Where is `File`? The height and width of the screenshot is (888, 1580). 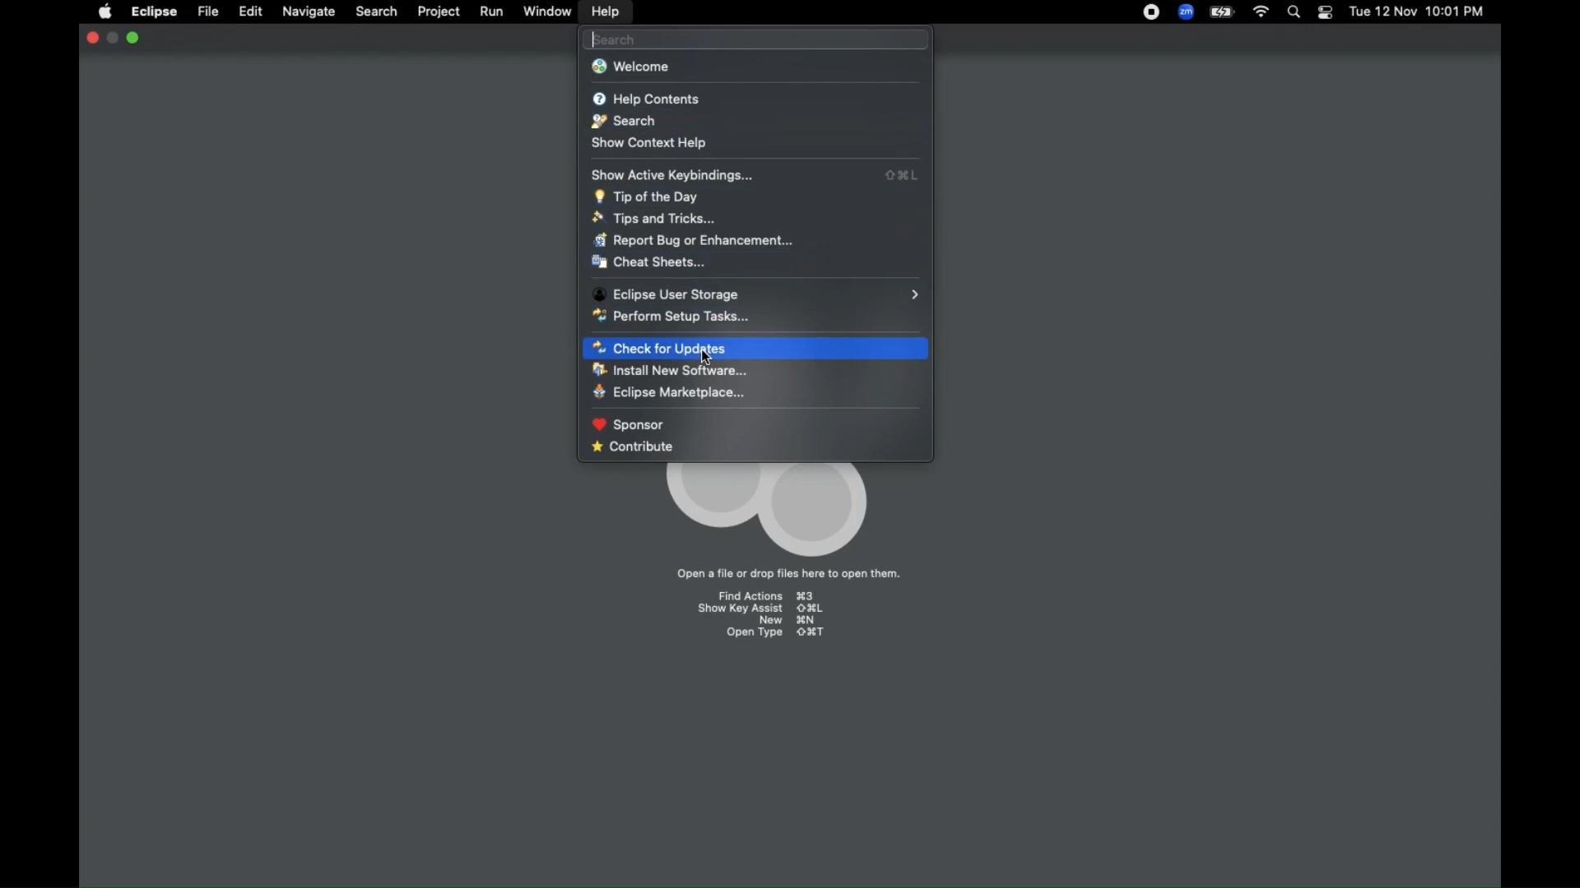
File is located at coordinates (208, 12).